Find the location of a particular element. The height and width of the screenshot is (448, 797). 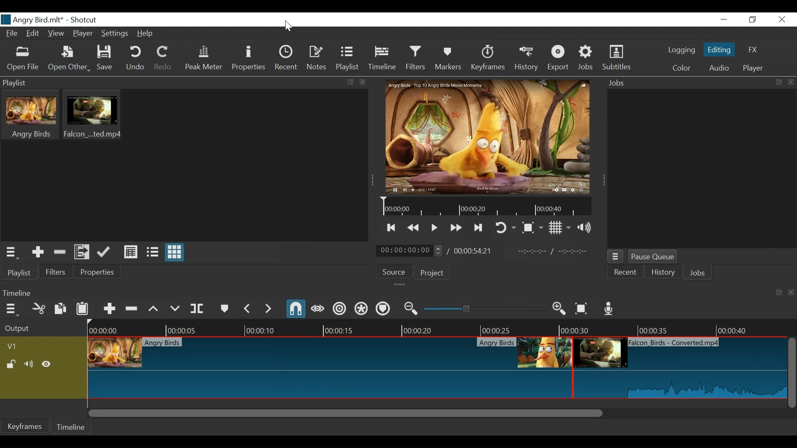

Clip is located at coordinates (488, 136).